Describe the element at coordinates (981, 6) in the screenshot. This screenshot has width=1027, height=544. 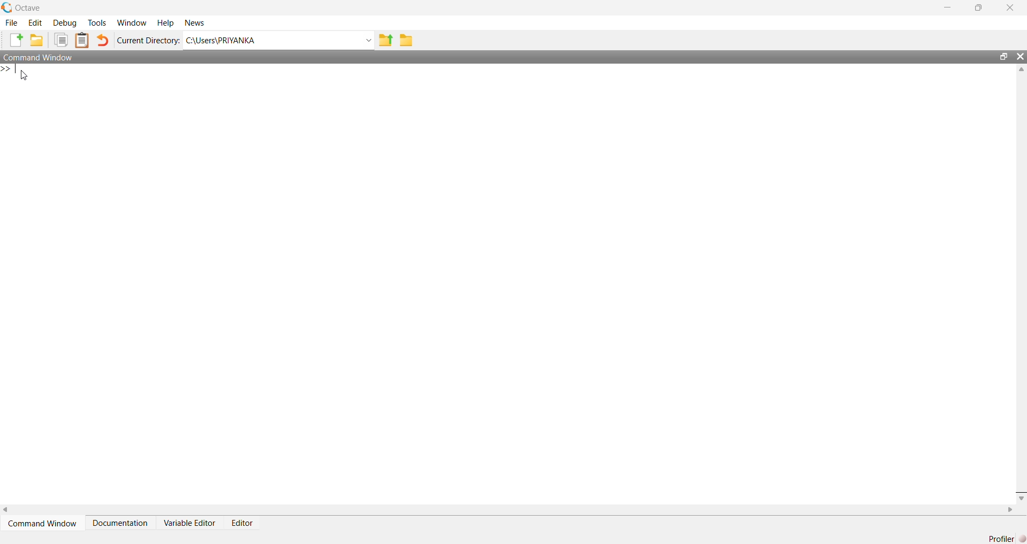
I see `maximise` at that location.